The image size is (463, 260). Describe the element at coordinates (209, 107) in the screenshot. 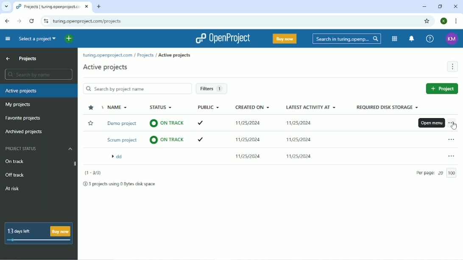

I see `Public` at that location.